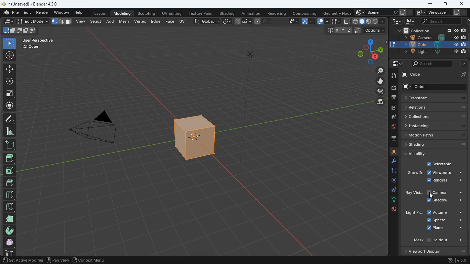  Describe the element at coordinates (156, 22) in the screenshot. I see `edge` at that location.